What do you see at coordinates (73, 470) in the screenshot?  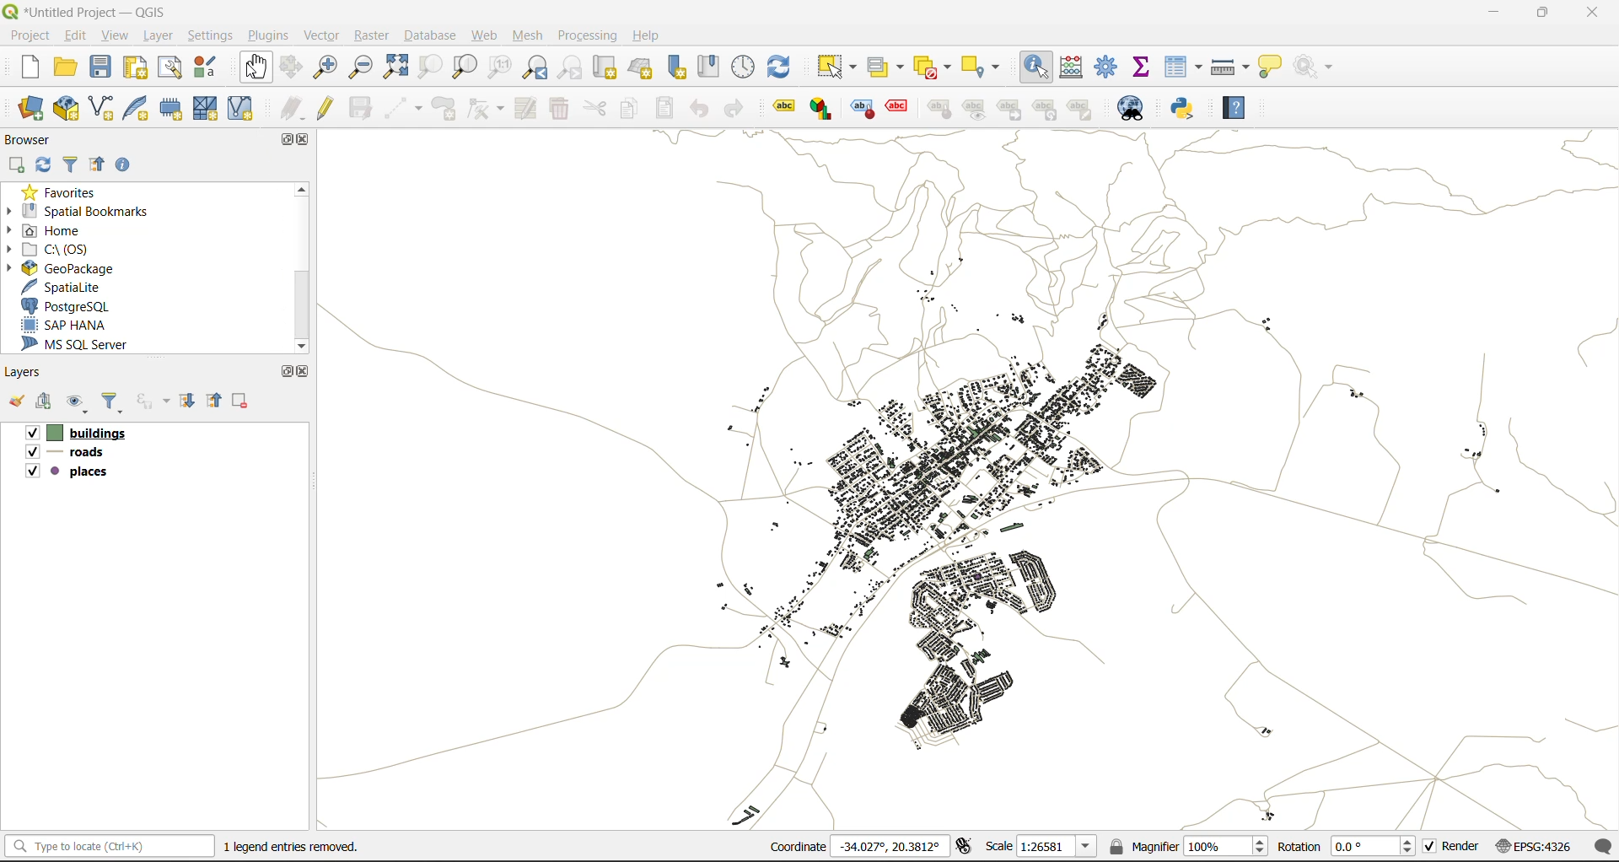 I see `places` at bounding box center [73, 470].